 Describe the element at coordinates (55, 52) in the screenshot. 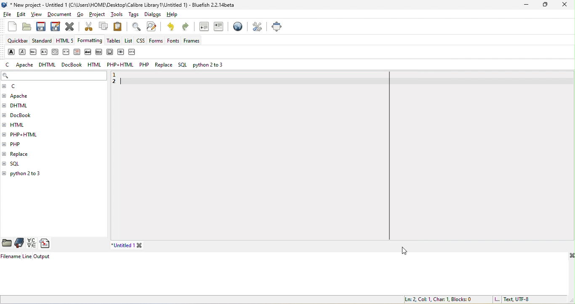

I see `citation` at that location.